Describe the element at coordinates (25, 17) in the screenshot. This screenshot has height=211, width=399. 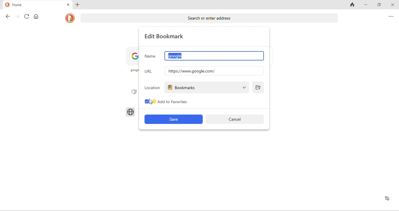
I see `refresh` at that location.